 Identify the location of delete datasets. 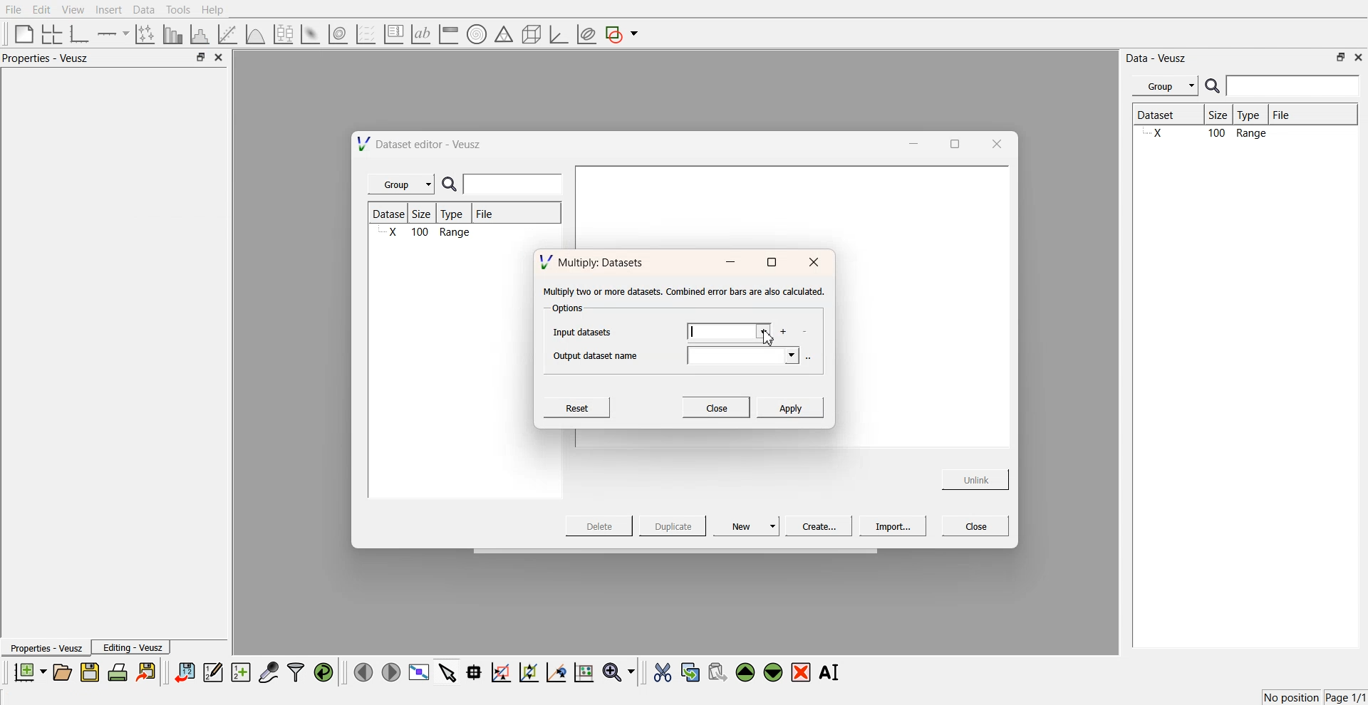
(804, 333).